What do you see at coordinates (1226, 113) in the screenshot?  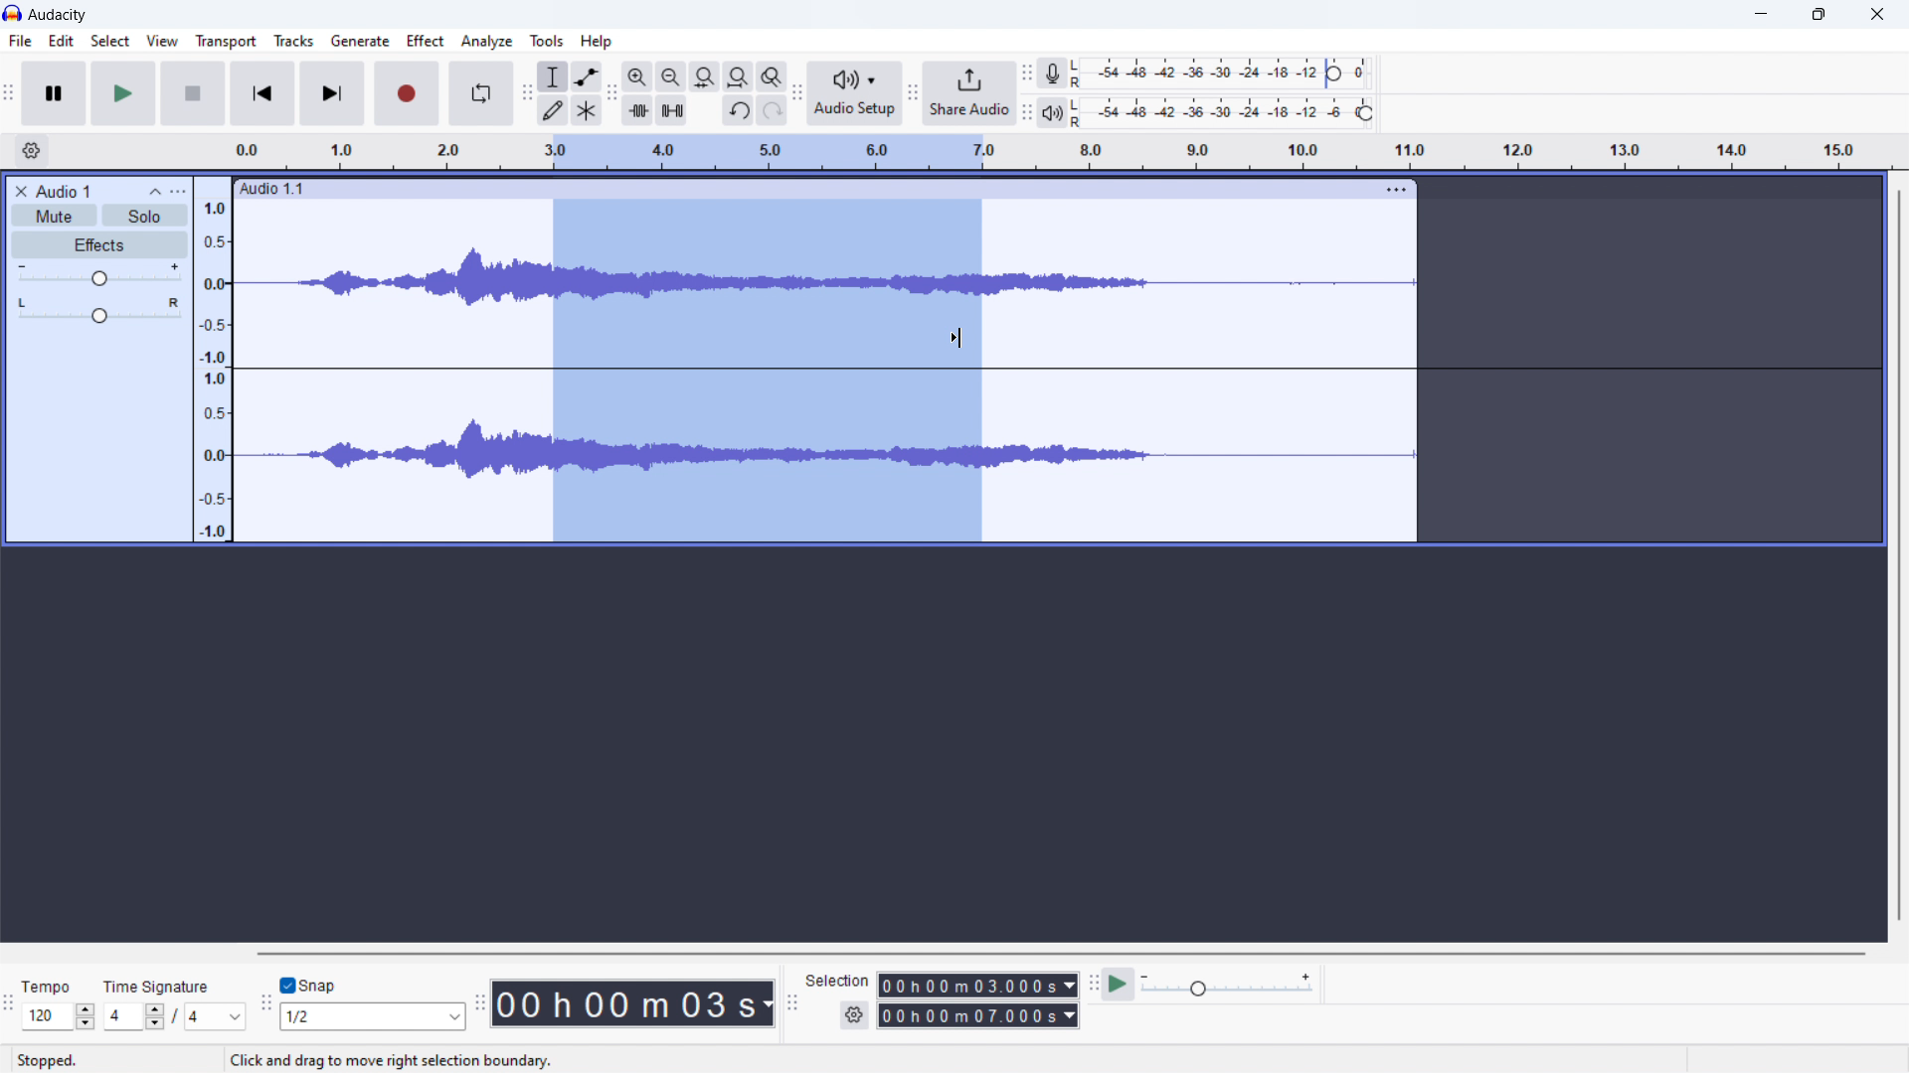 I see `playback level` at bounding box center [1226, 113].